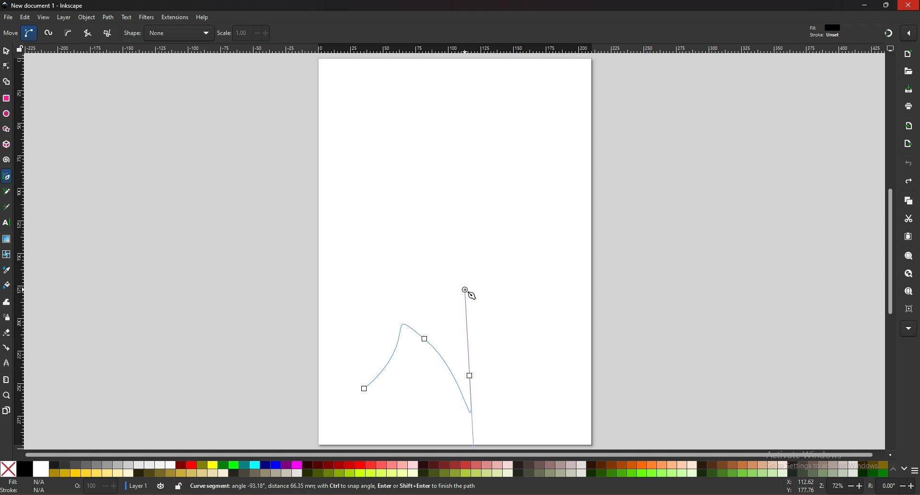 Image resolution: width=920 pixels, height=495 pixels. Describe the element at coordinates (909, 257) in the screenshot. I see `zoom selection` at that location.